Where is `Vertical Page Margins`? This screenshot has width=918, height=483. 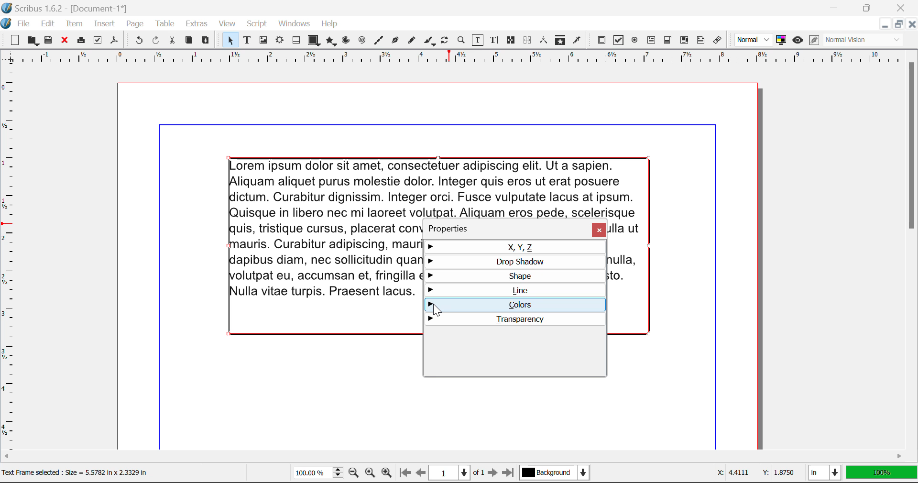
Vertical Page Margins is located at coordinates (459, 60).